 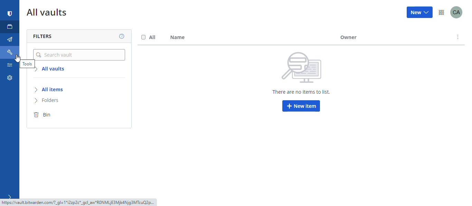 I want to click on Filters, so click(x=49, y=37).